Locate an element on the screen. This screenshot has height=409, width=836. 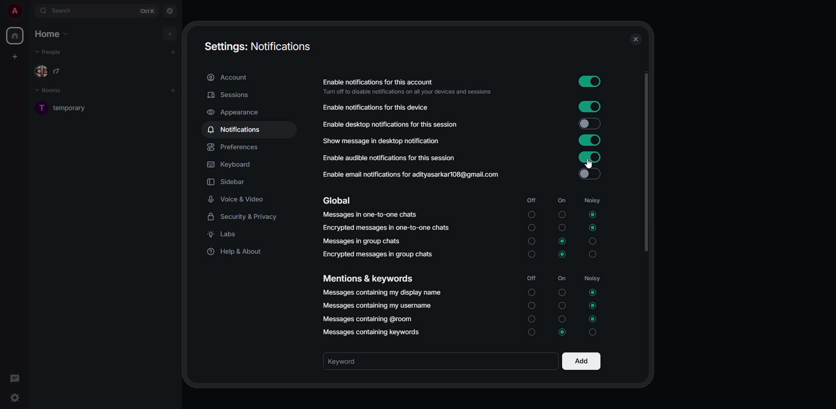
keyword is located at coordinates (345, 362).